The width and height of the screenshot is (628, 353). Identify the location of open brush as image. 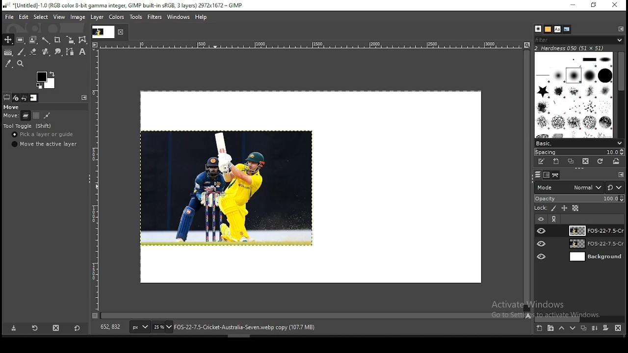
(617, 161).